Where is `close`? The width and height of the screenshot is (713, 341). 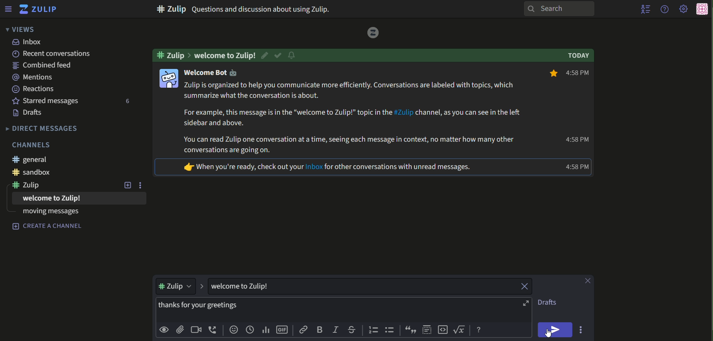
close is located at coordinates (589, 281).